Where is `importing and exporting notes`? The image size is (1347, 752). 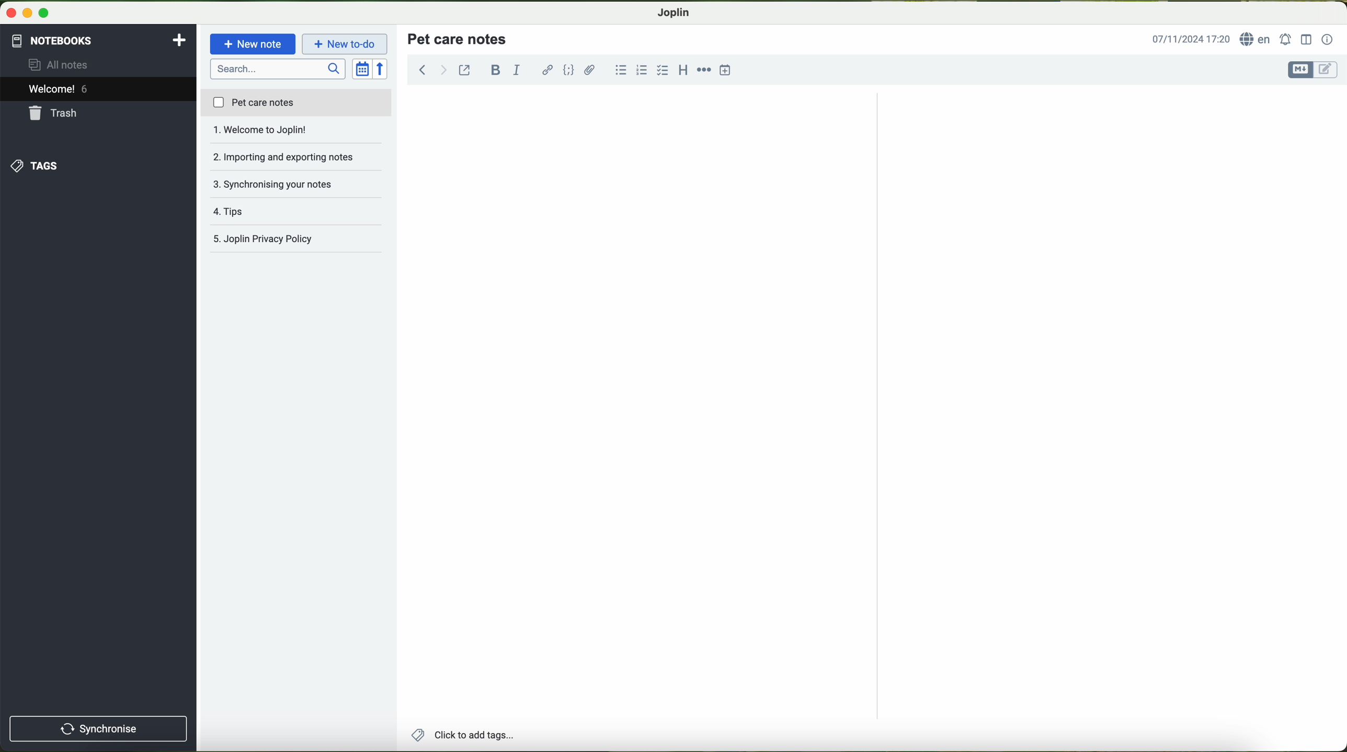
importing and exporting notes is located at coordinates (296, 133).